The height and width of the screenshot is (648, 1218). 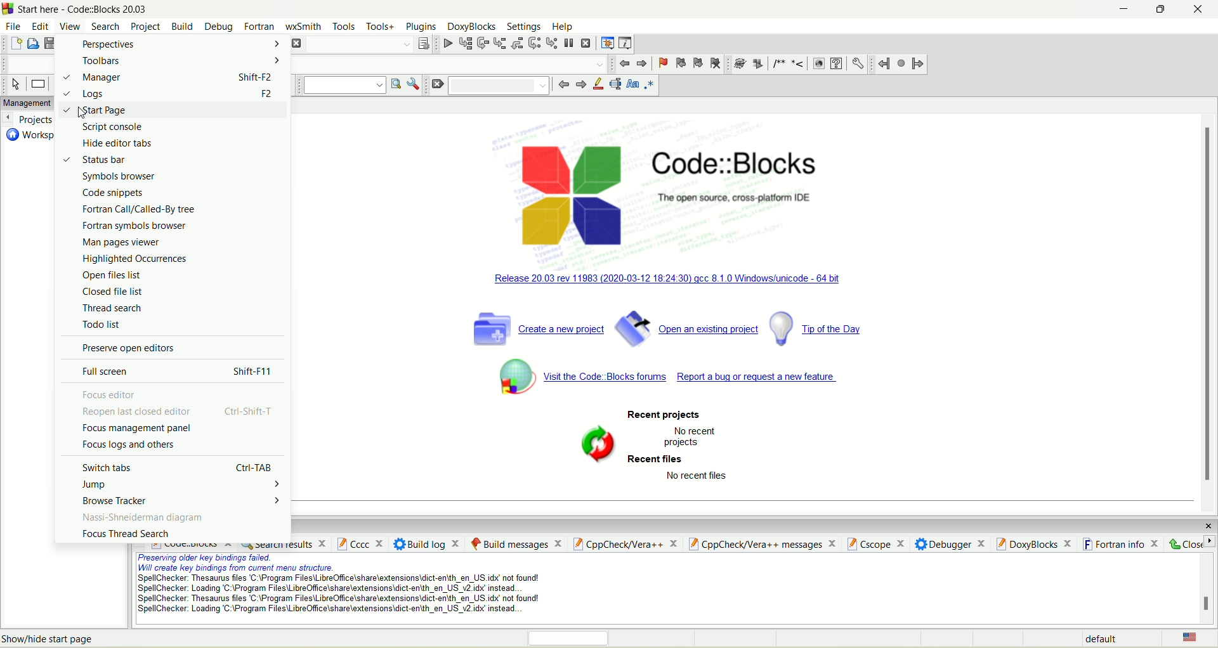 I want to click on clear, so click(x=440, y=87).